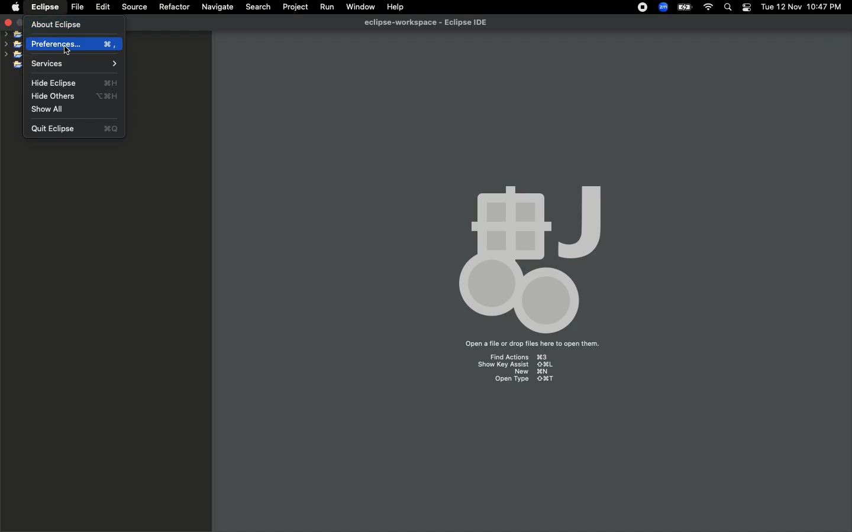  I want to click on Search, so click(259, 8).